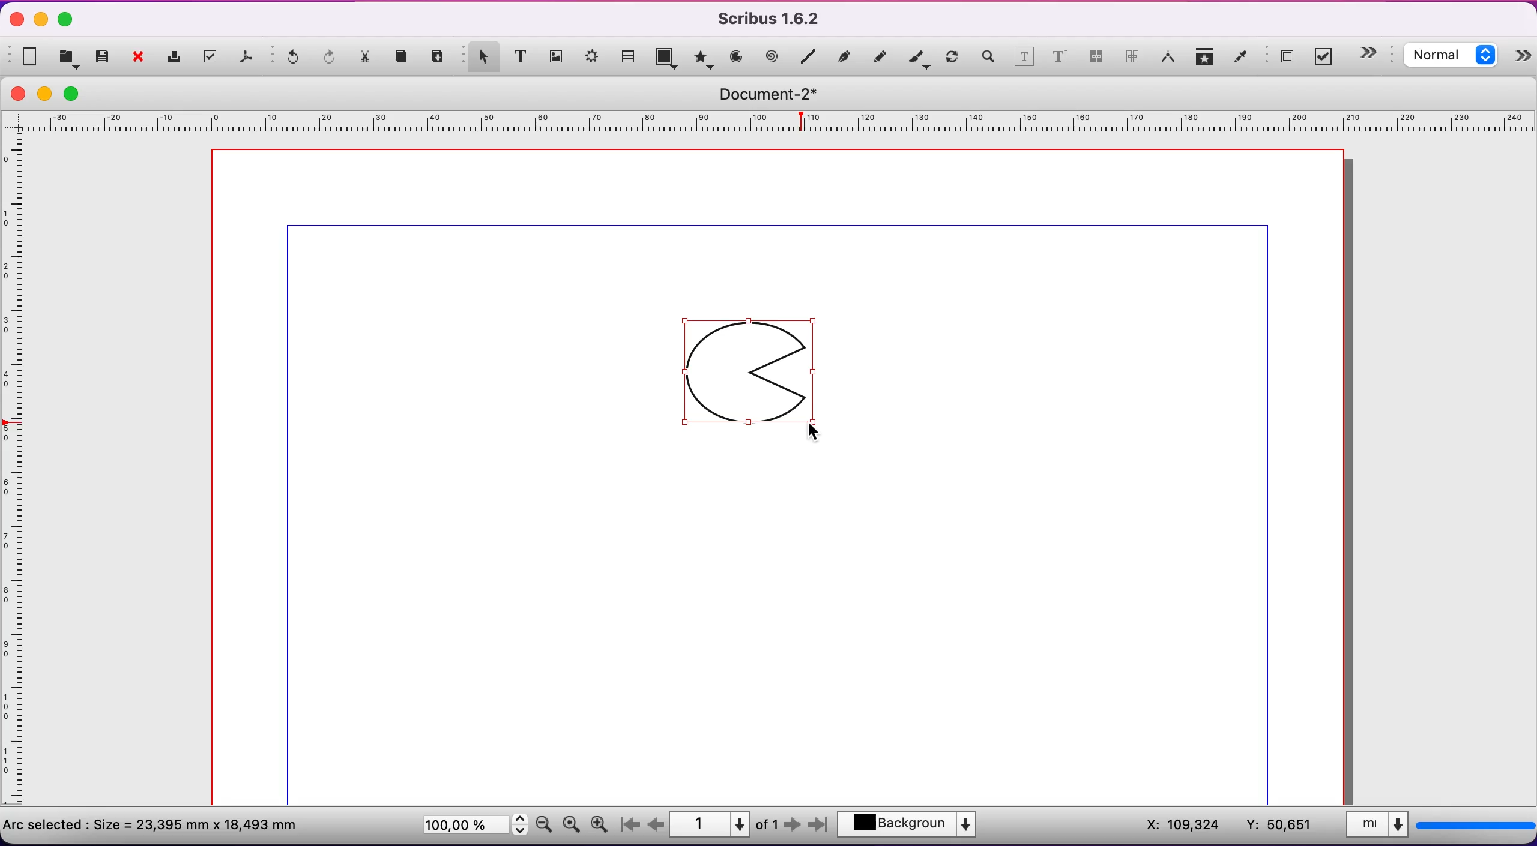 This screenshot has width=1537, height=846. Describe the element at coordinates (919, 59) in the screenshot. I see `calligraphic line` at that location.